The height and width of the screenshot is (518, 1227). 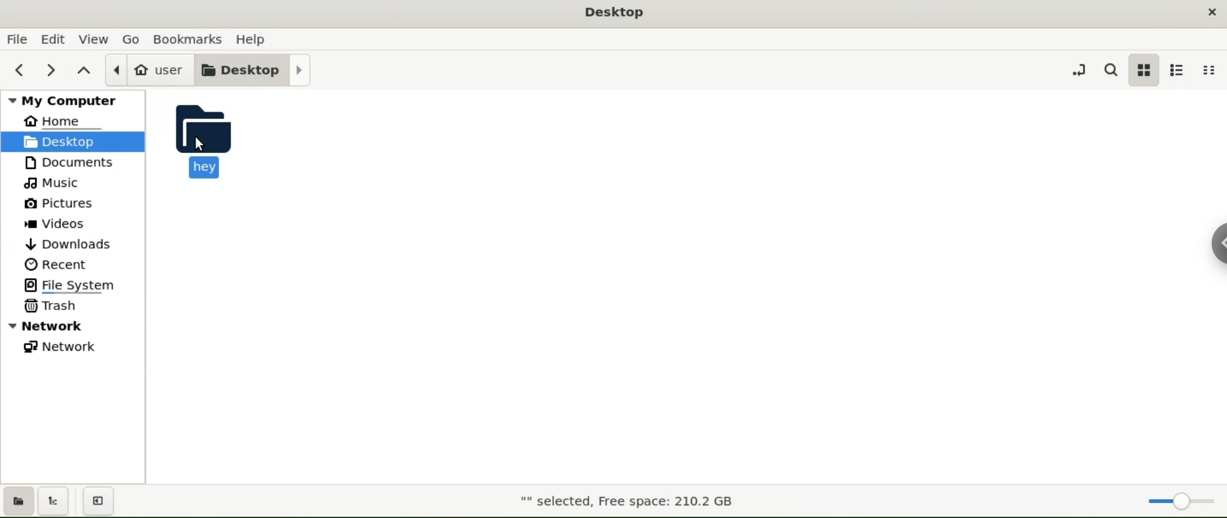 What do you see at coordinates (101, 501) in the screenshot?
I see `hide the sidebar` at bounding box center [101, 501].